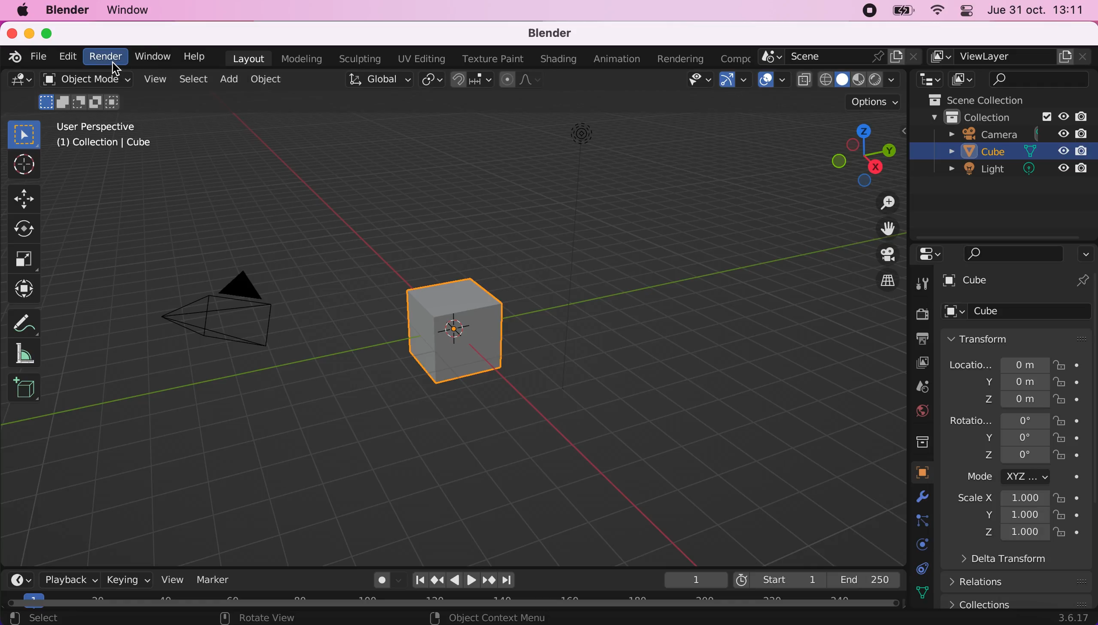 The width and height of the screenshot is (1098, 625). Describe the element at coordinates (779, 580) in the screenshot. I see `start 1` at that location.